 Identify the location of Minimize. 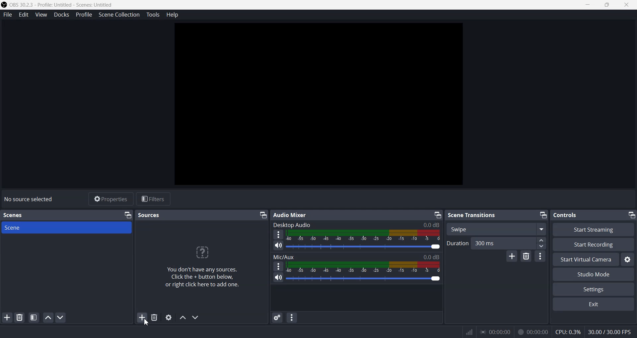
(631, 215).